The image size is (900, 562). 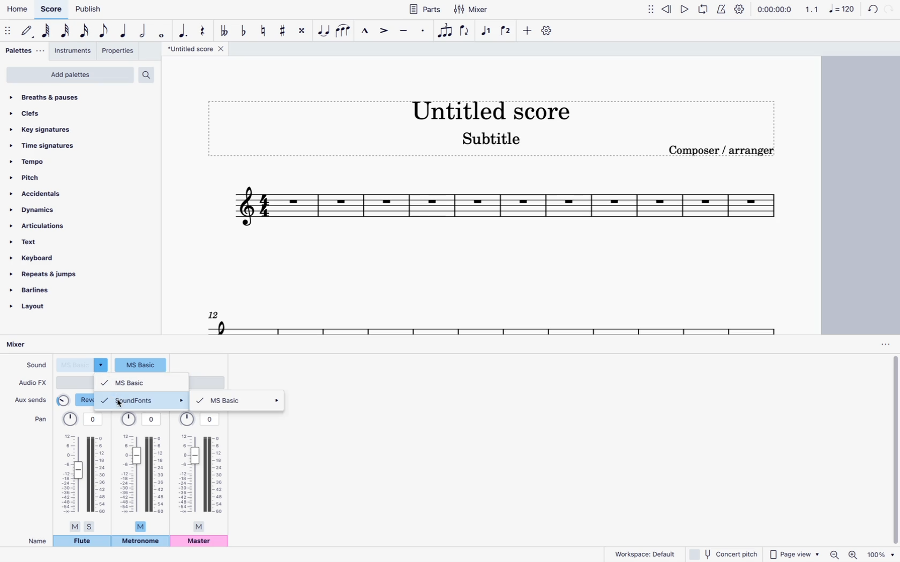 I want to click on sound type, so click(x=83, y=364).